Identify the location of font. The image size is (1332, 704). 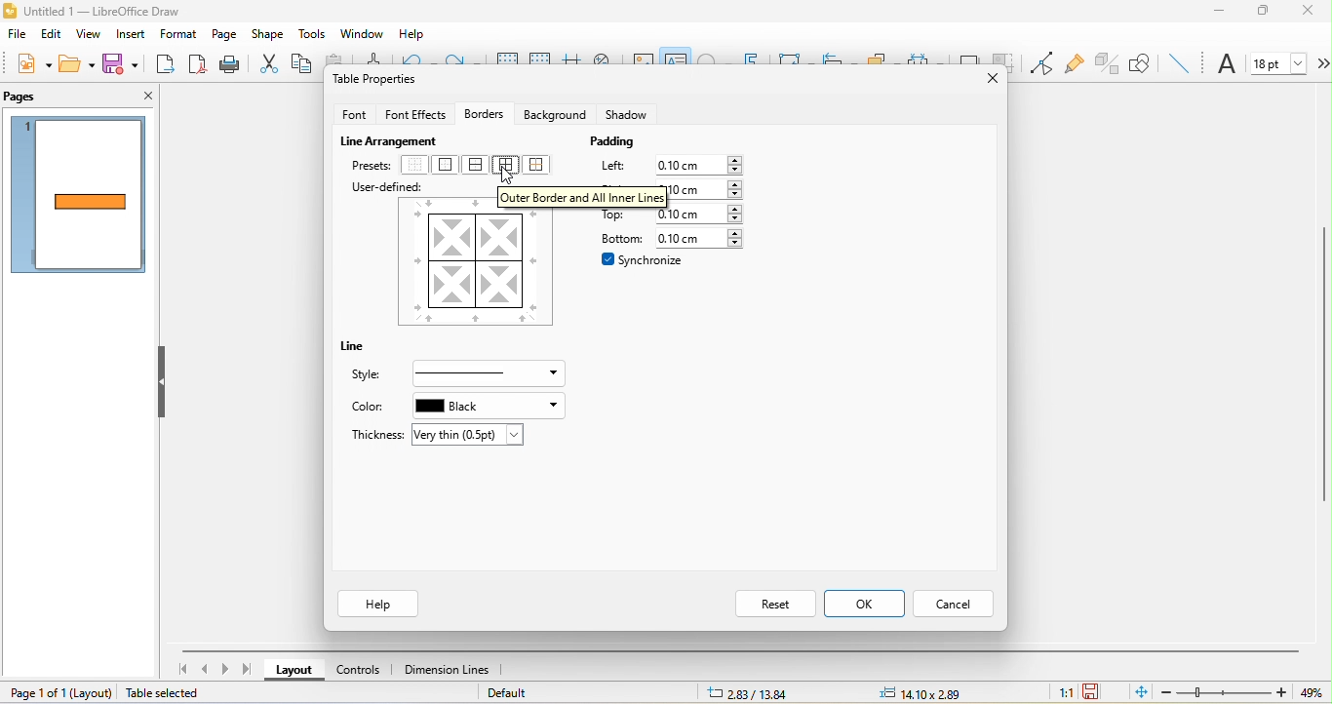
(353, 112).